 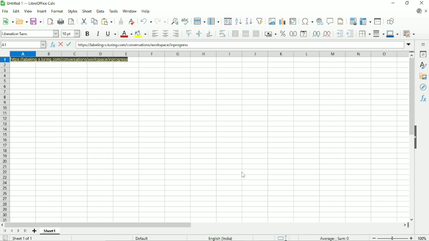 I want to click on Cut, so click(x=84, y=20).